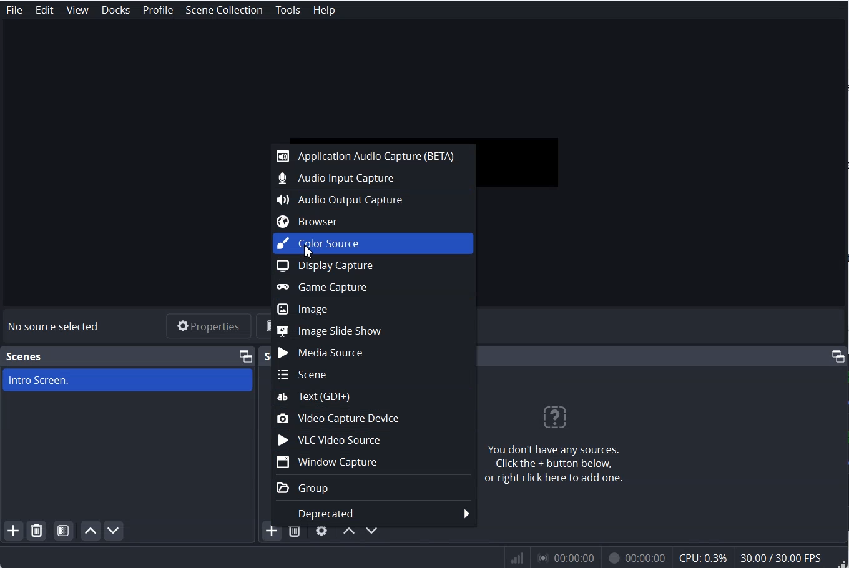 Image resolution: width=849 pixels, height=568 pixels. Describe the element at coordinates (288, 10) in the screenshot. I see `Tools` at that location.